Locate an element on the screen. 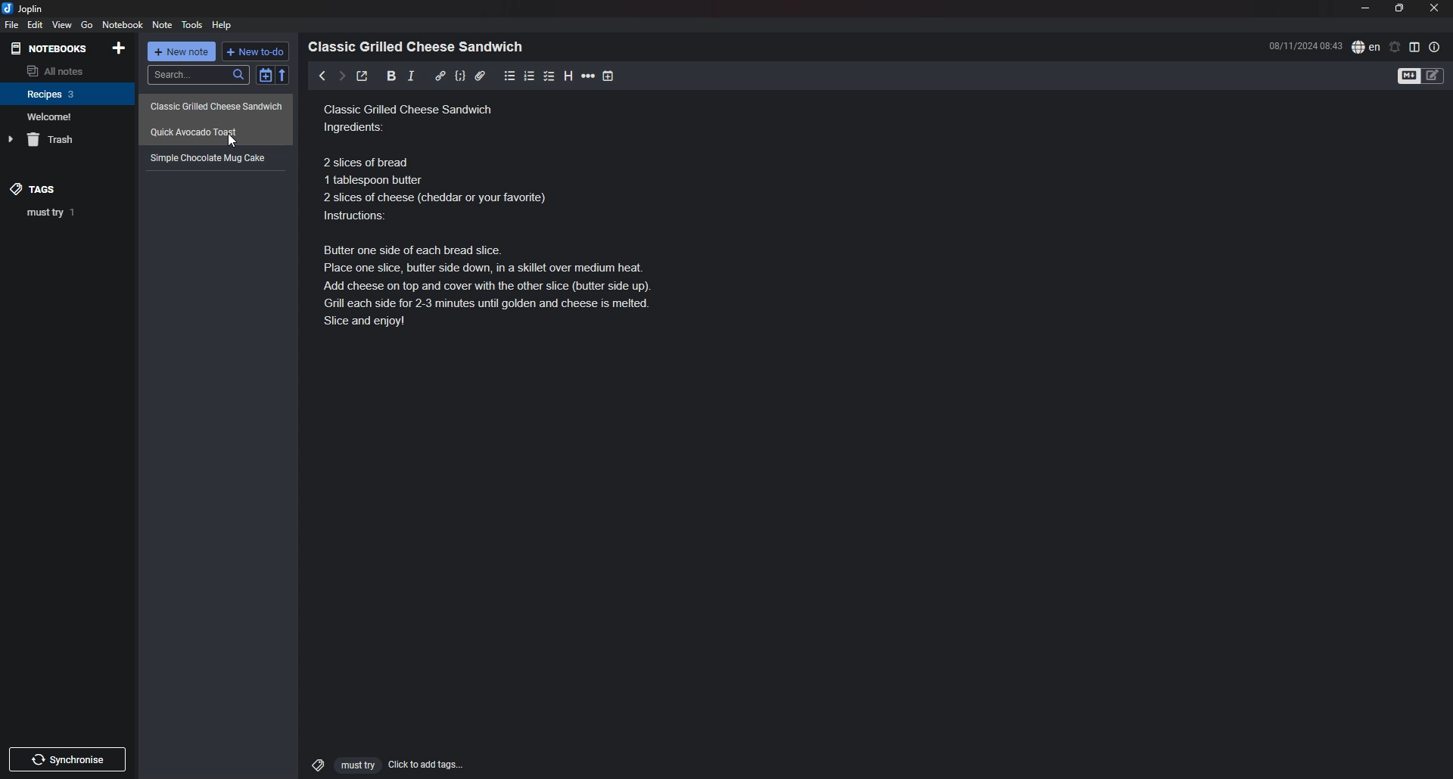  file is located at coordinates (11, 26).